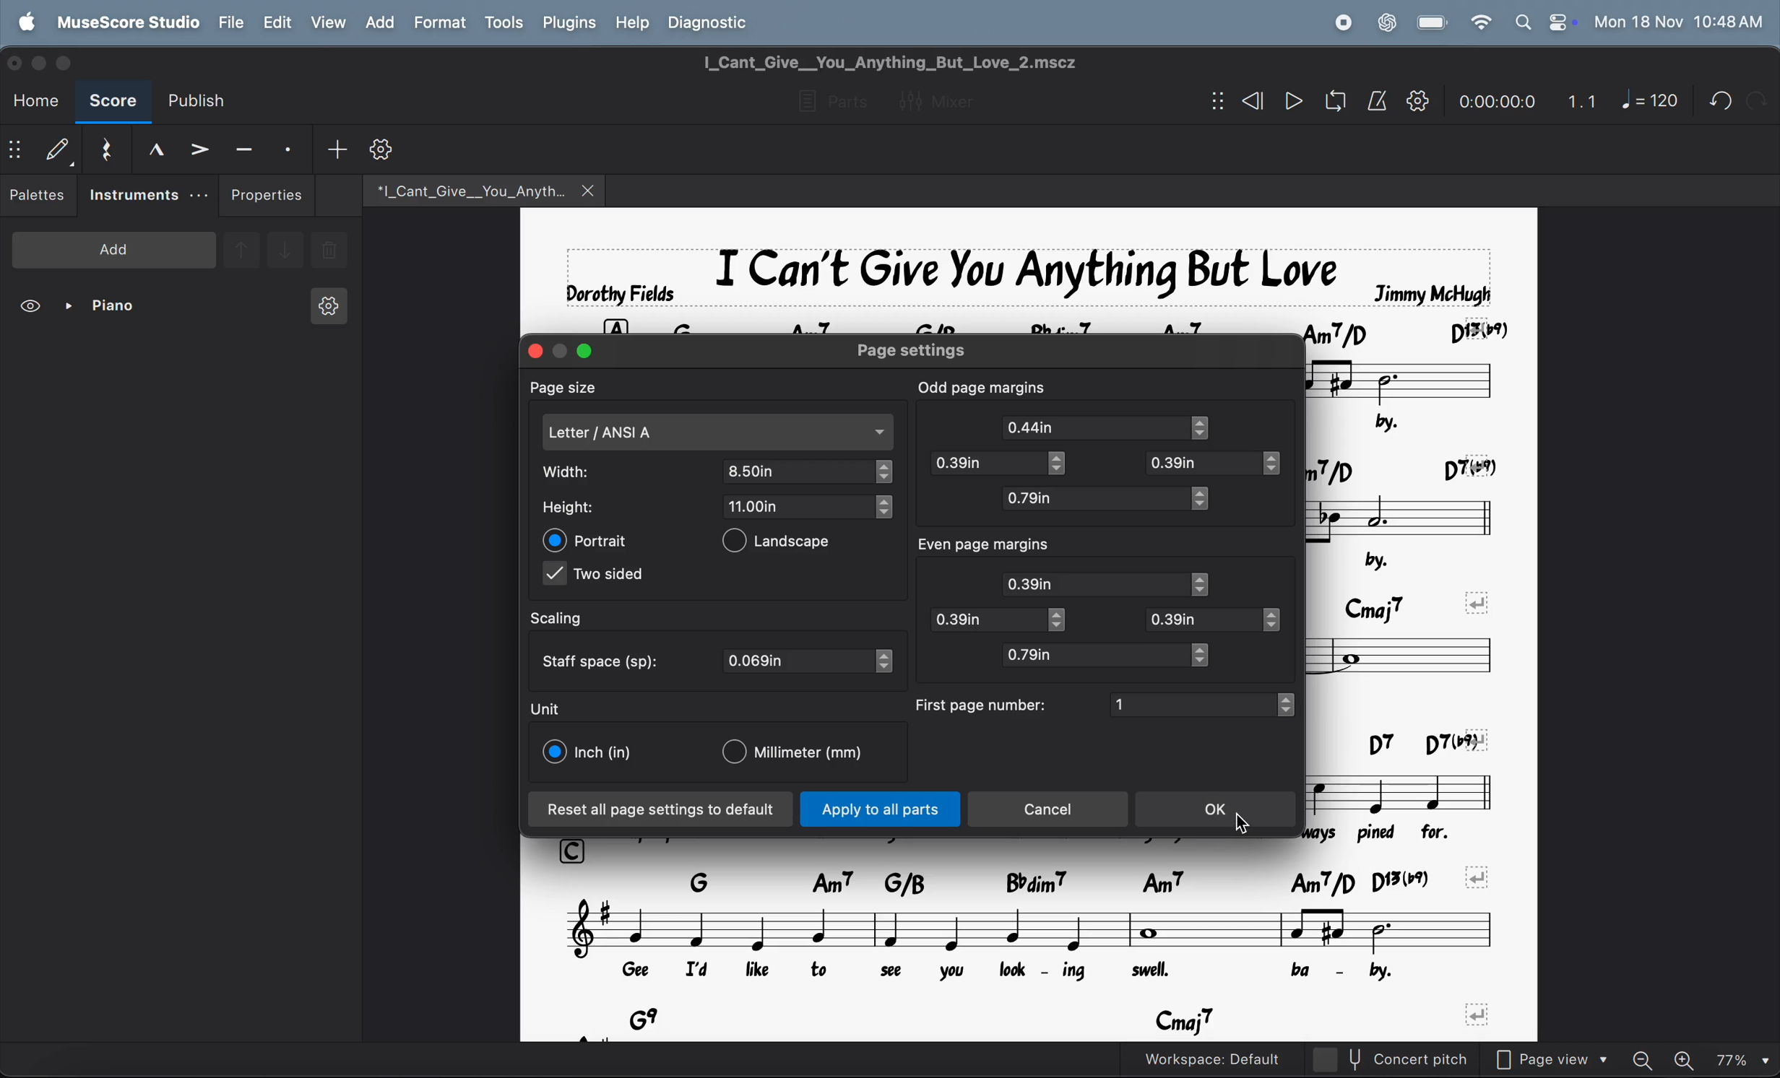 This screenshot has width=1780, height=1078. What do you see at coordinates (1062, 620) in the screenshot?
I see `toggle` at bounding box center [1062, 620].